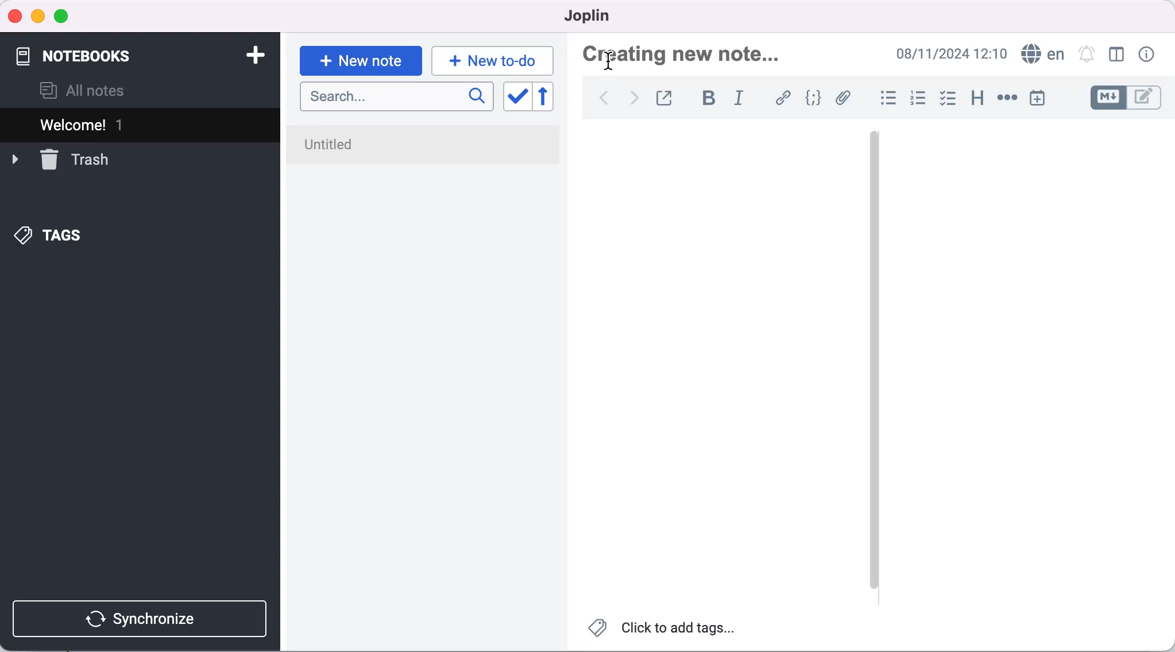 This screenshot has width=1175, height=652. Describe the element at coordinates (76, 160) in the screenshot. I see `trash` at that location.